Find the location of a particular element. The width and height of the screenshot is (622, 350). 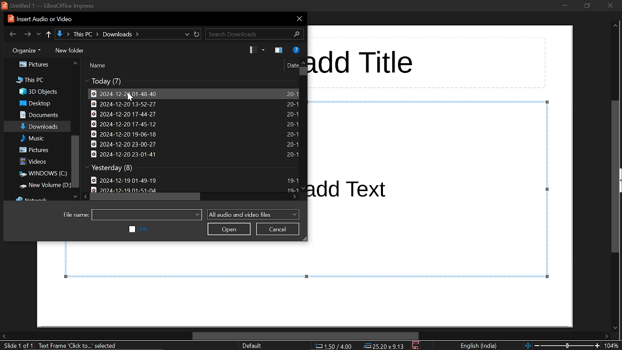

move left is located at coordinates (4, 336).